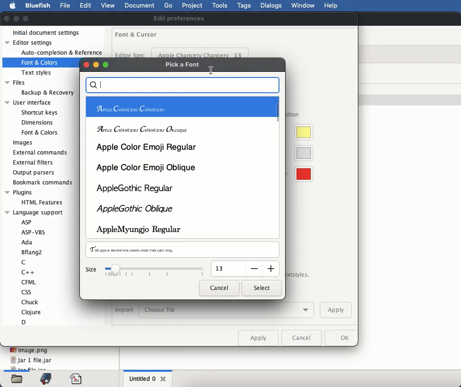 The image size is (461, 387). Describe the element at coordinates (77, 379) in the screenshot. I see `code` at that location.